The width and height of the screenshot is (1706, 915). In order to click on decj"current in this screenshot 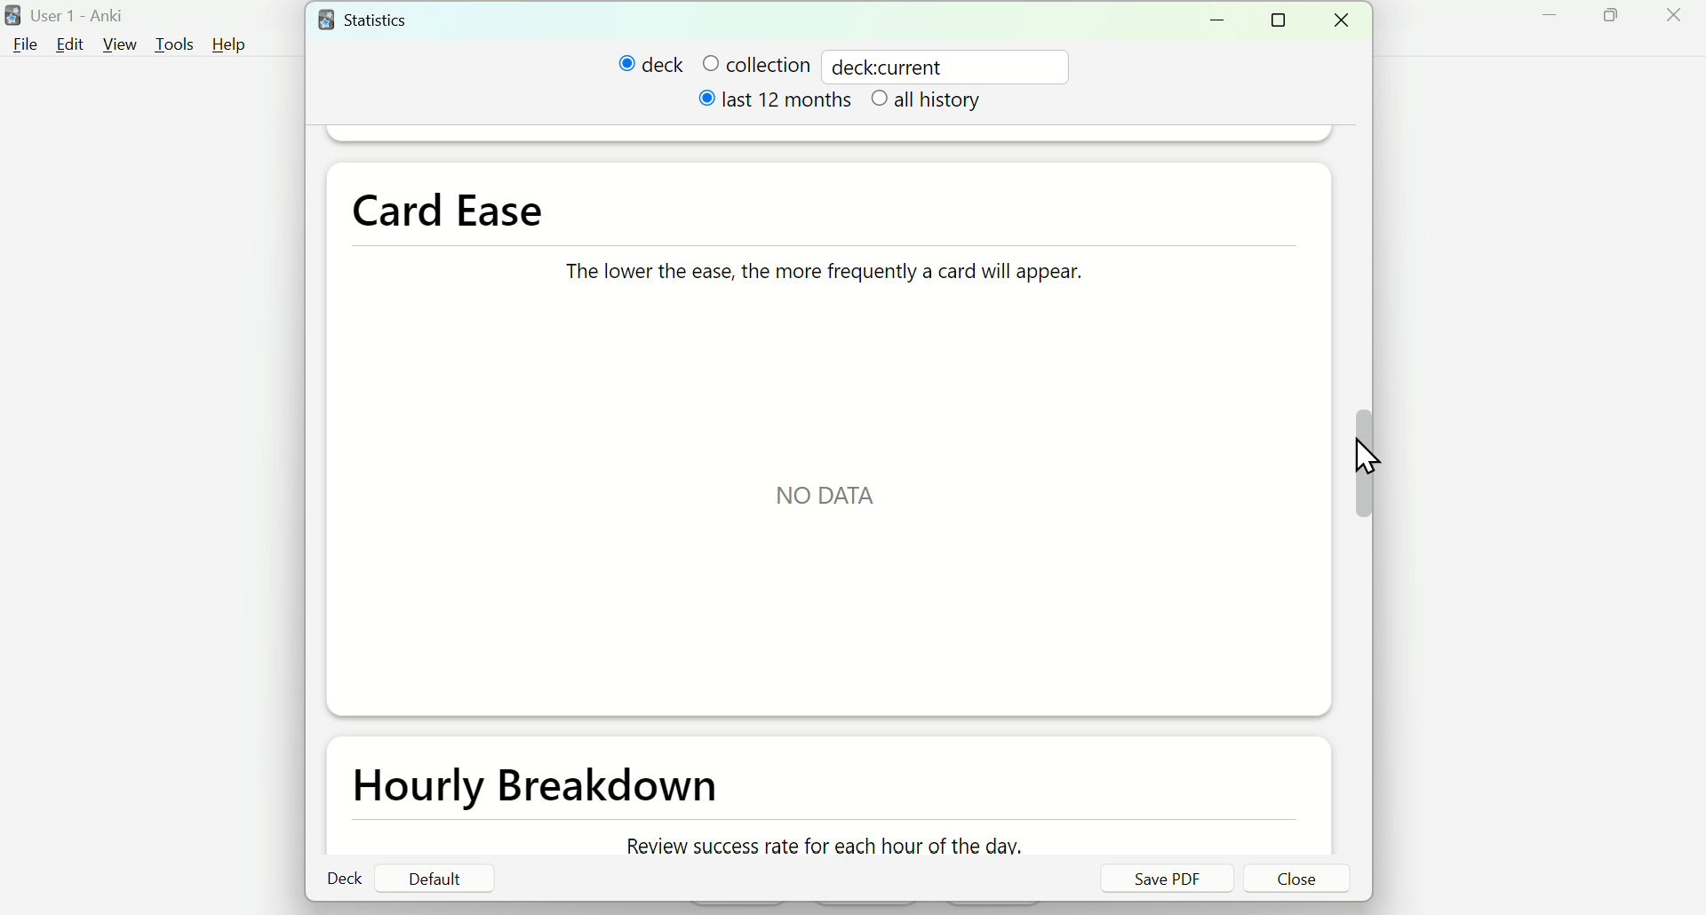, I will do `click(896, 65)`.